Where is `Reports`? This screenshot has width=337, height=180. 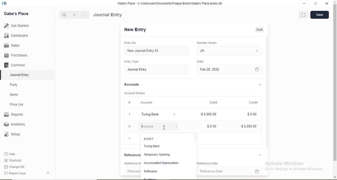 Reports is located at coordinates (13, 114).